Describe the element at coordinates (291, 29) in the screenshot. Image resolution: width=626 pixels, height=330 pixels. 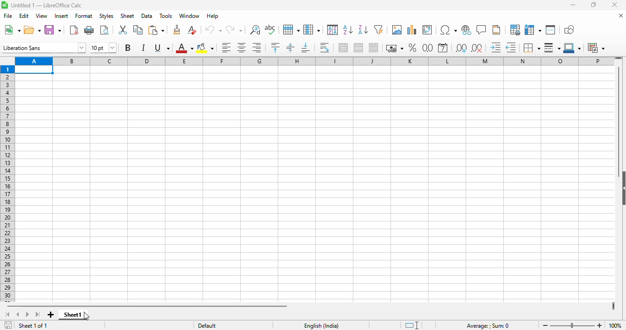
I see `row` at that location.